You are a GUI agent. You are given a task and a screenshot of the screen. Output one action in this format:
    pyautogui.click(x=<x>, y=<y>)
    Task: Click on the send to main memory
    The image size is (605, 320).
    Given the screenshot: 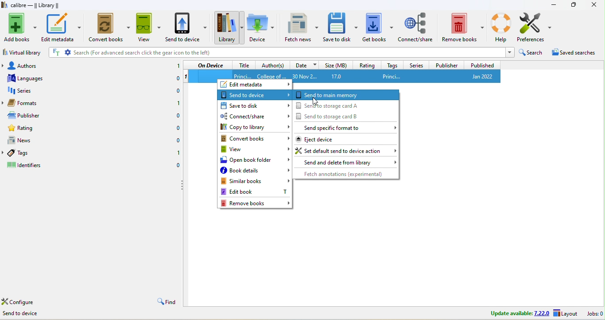 What is the action you would take?
    pyautogui.click(x=346, y=95)
    